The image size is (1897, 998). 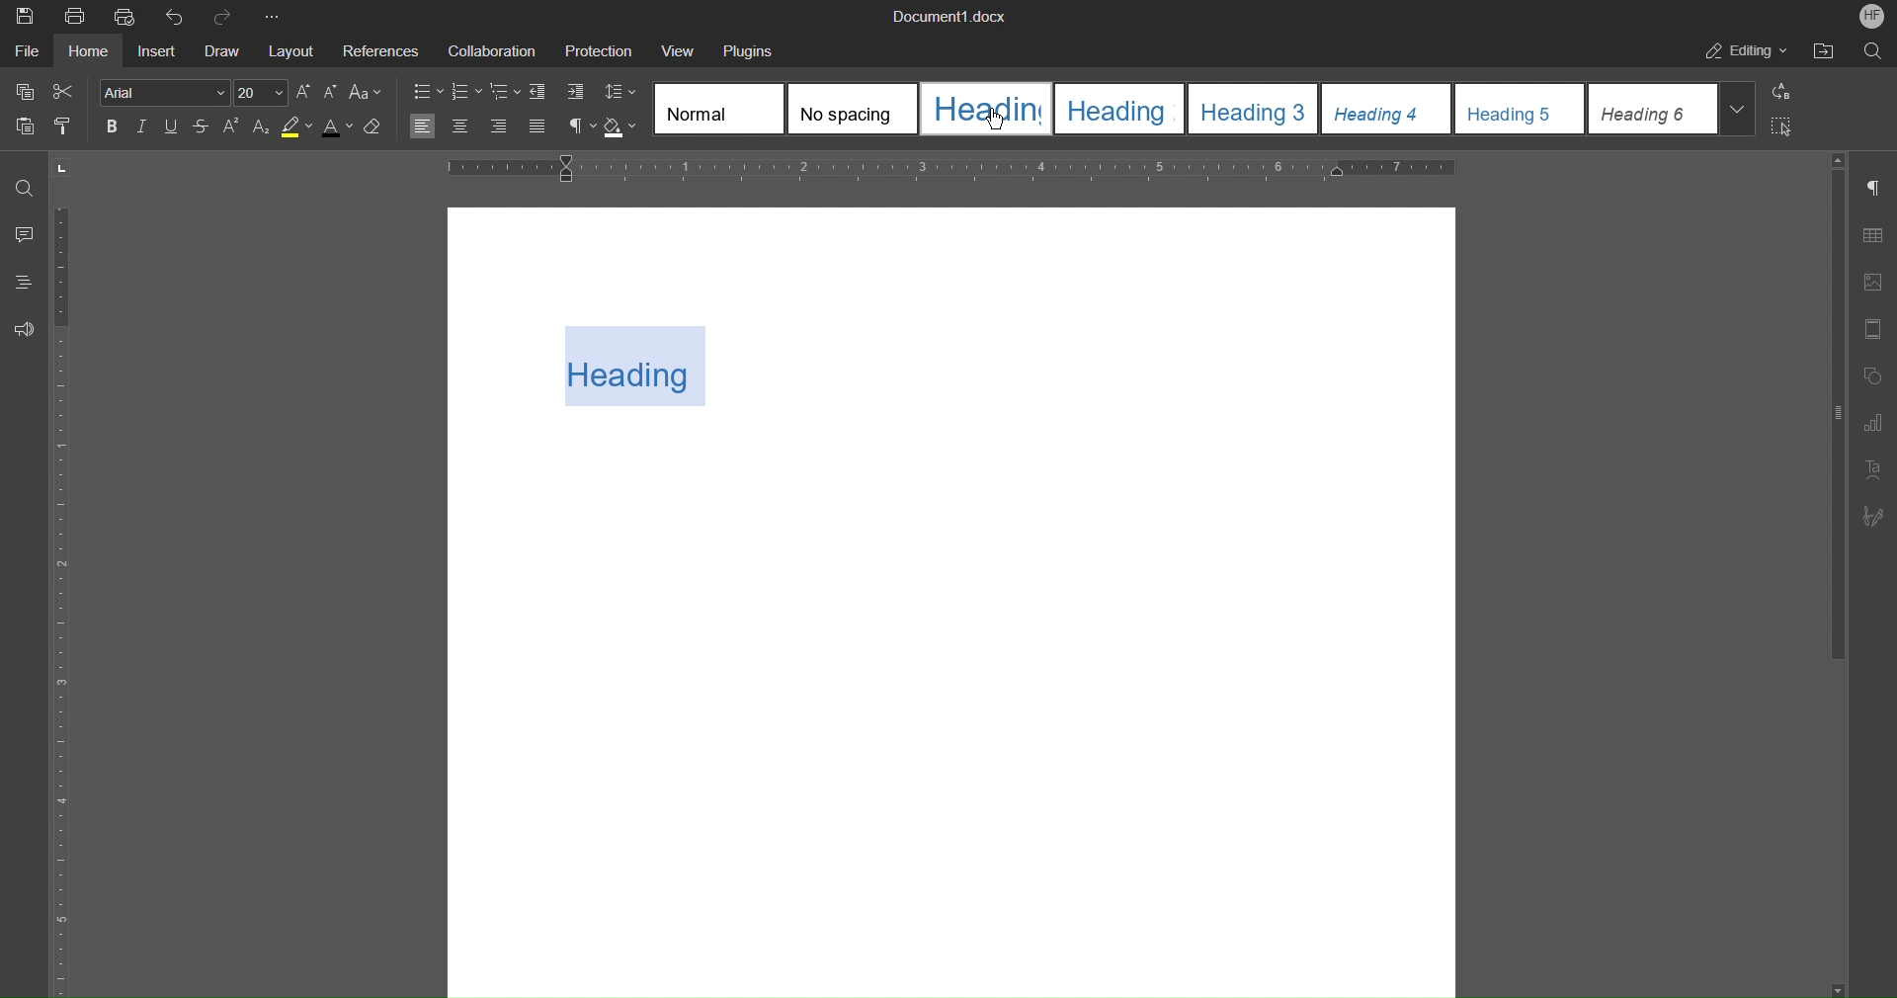 What do you see at coordinates (465, 92) in the screenshot?
I see `Numbered List` at bounding box center [465, 92].